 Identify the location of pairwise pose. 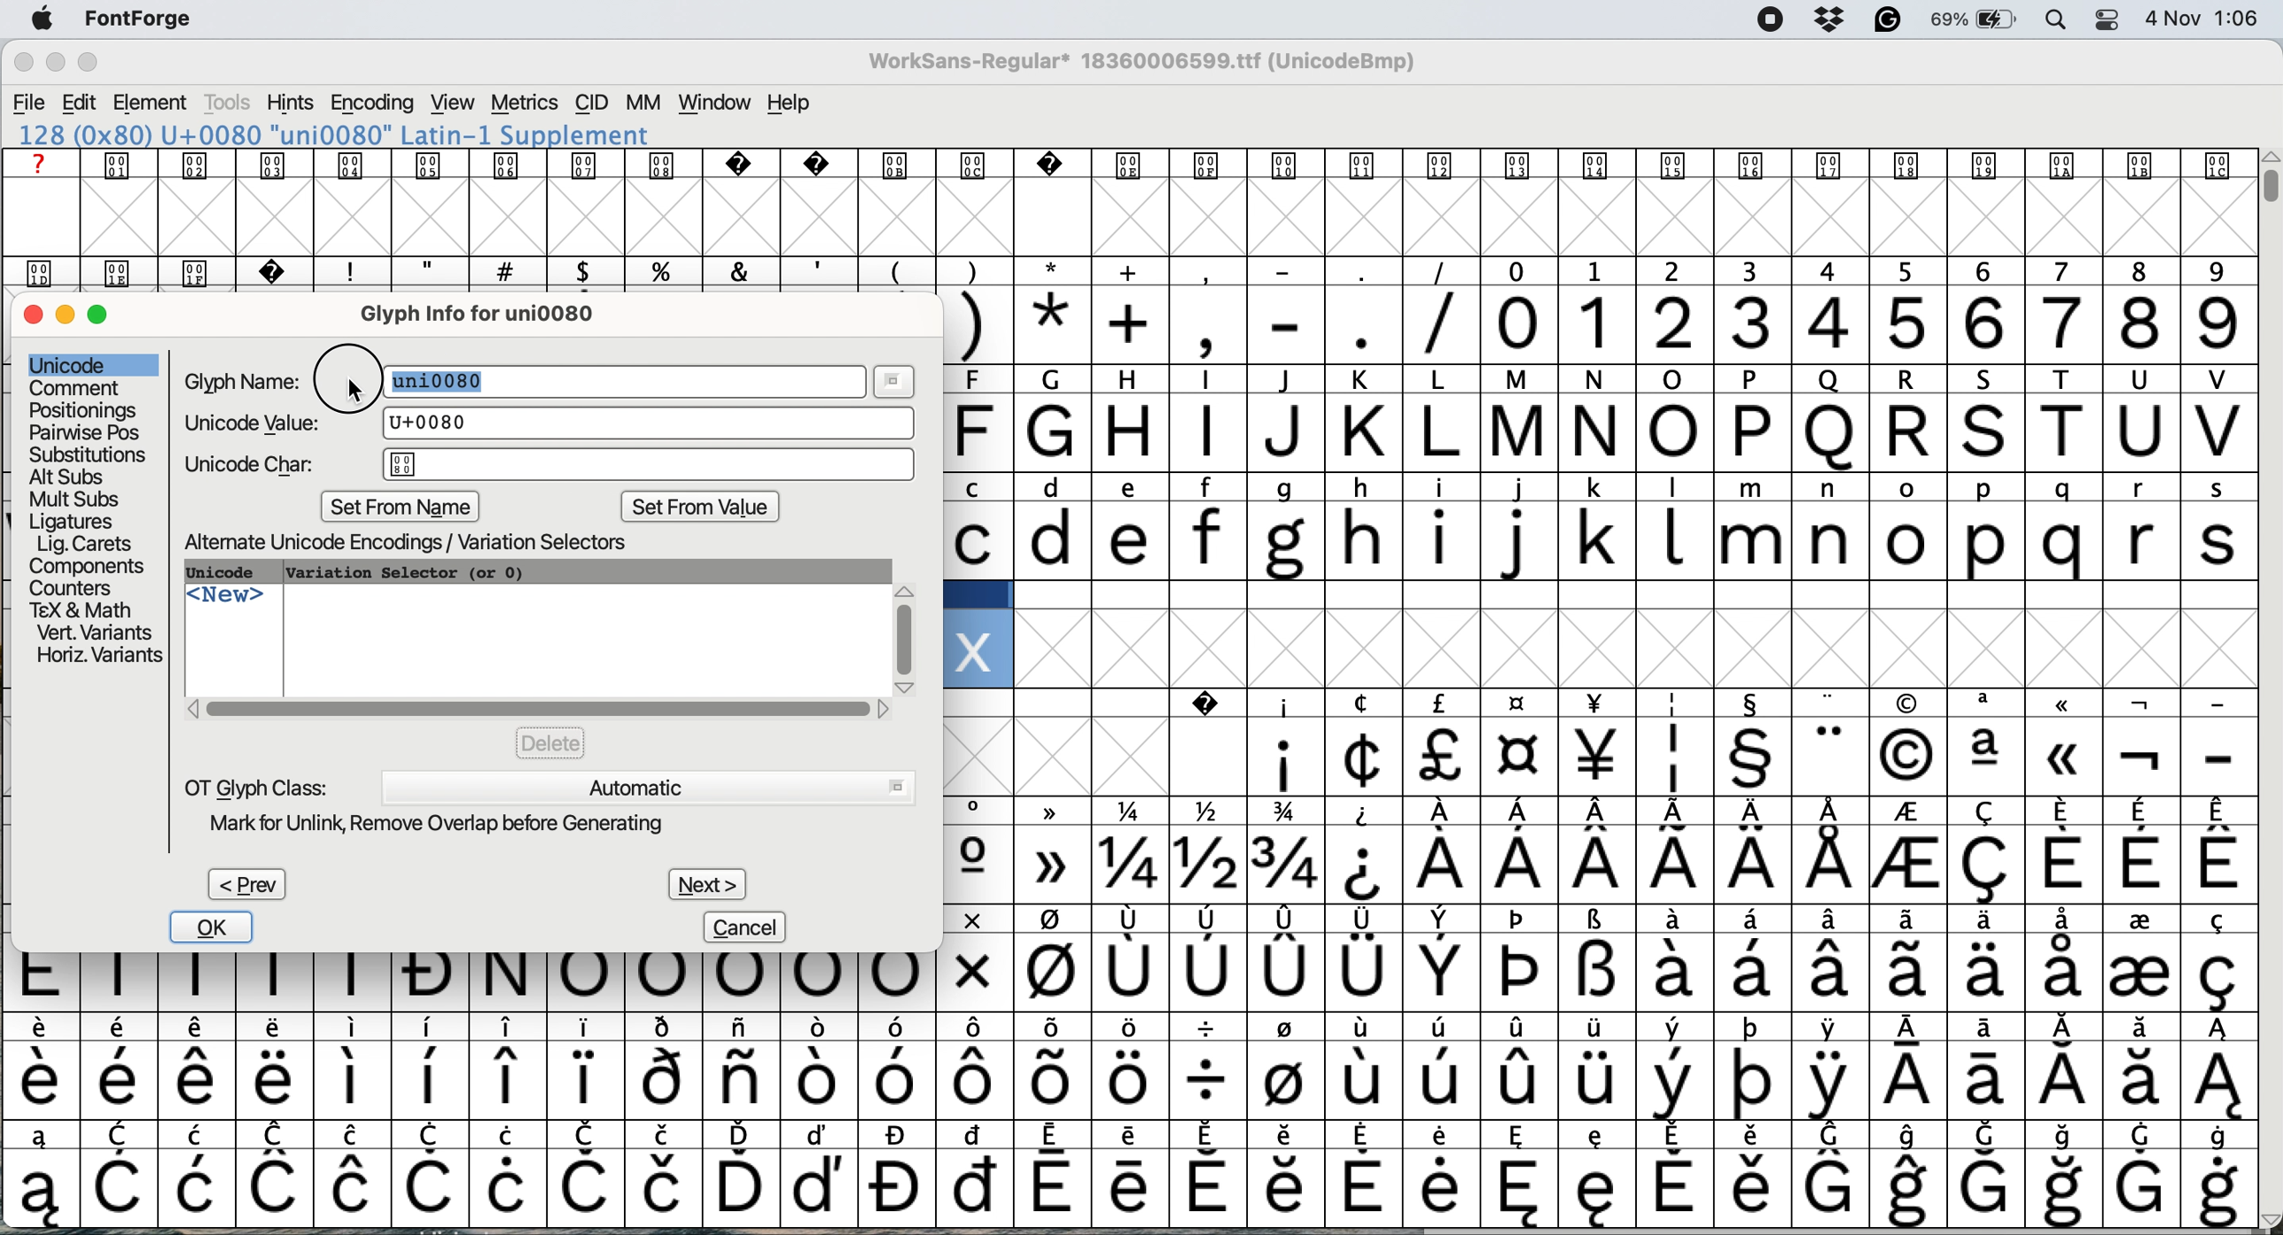
(87, 431).